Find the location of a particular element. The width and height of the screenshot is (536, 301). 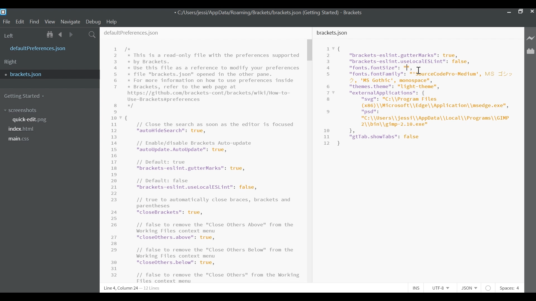

INS is located at coordinates (416, 287).